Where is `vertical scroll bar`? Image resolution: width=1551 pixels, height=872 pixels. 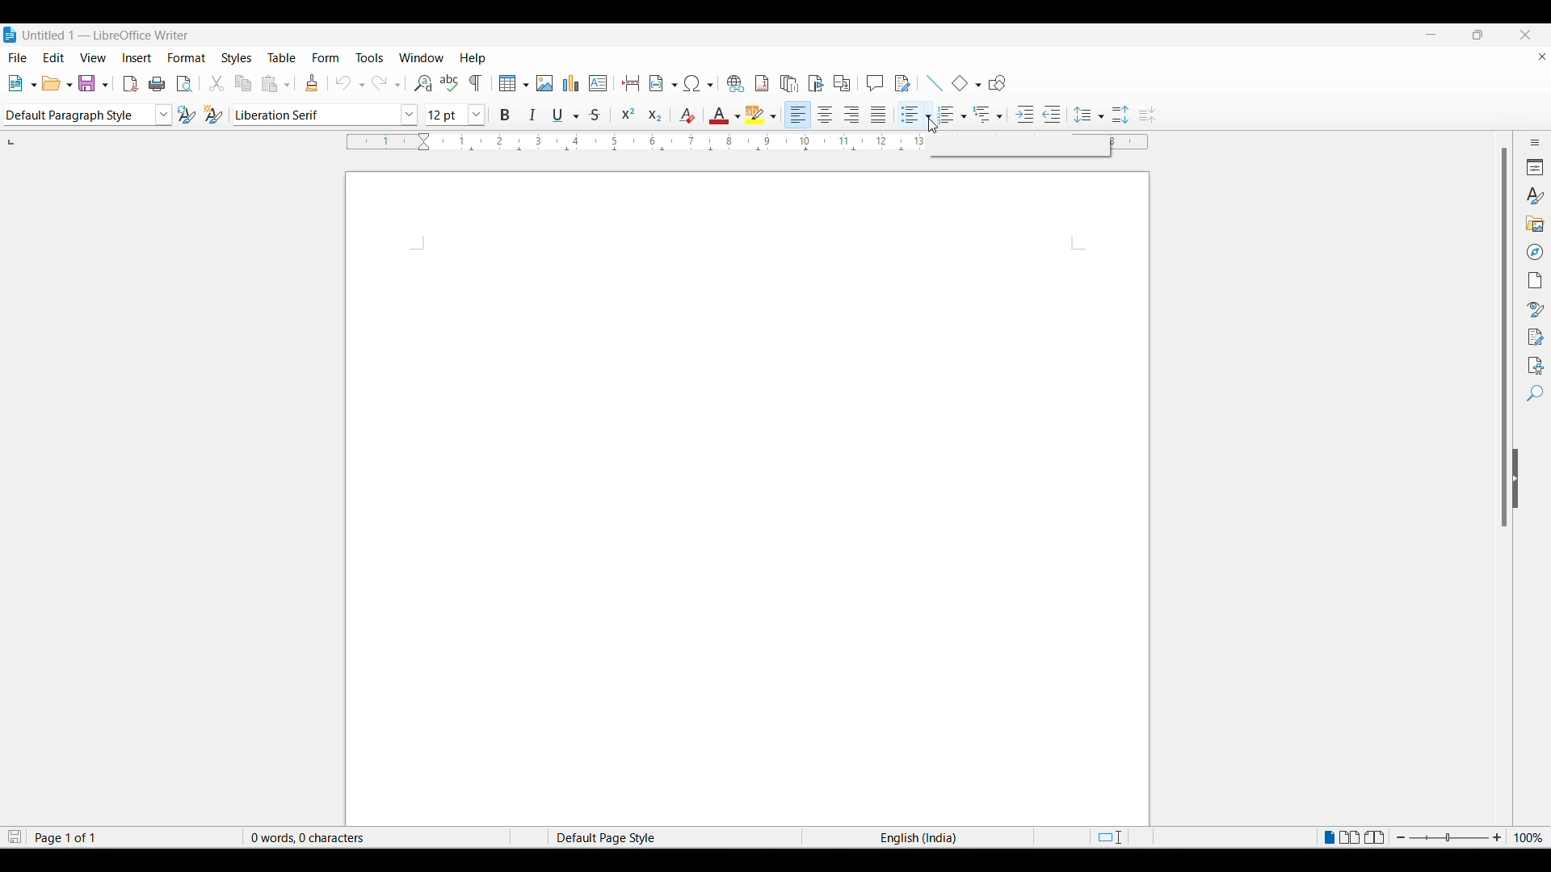 vertical scroll bar is located at coordinates (1496, 340).